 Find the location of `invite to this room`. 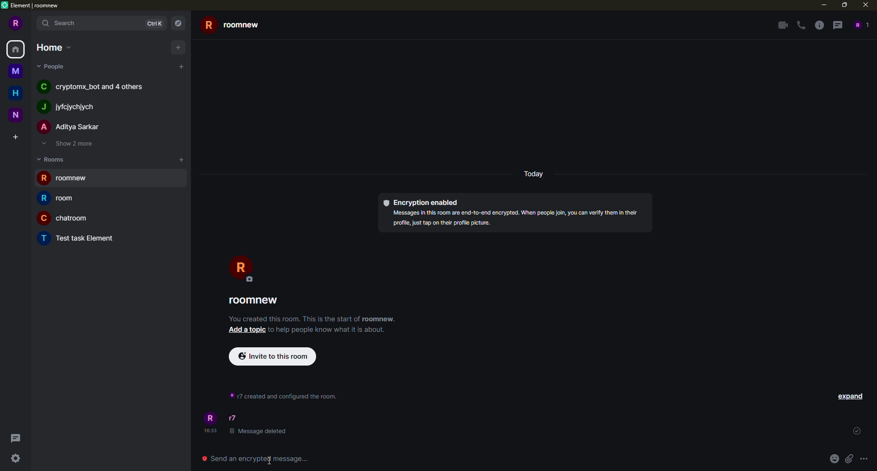

invite to this room is located at coordinates (272, 356).